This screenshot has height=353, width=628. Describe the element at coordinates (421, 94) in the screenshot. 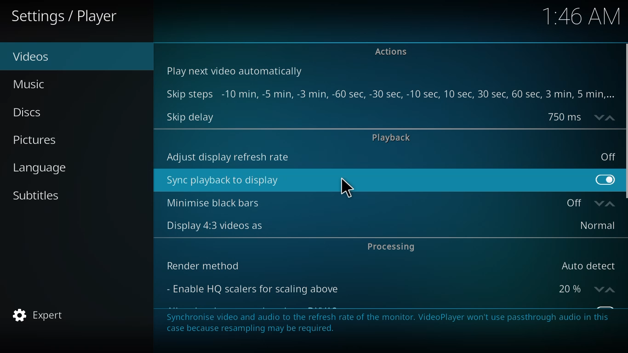

I see `steps` at that location.